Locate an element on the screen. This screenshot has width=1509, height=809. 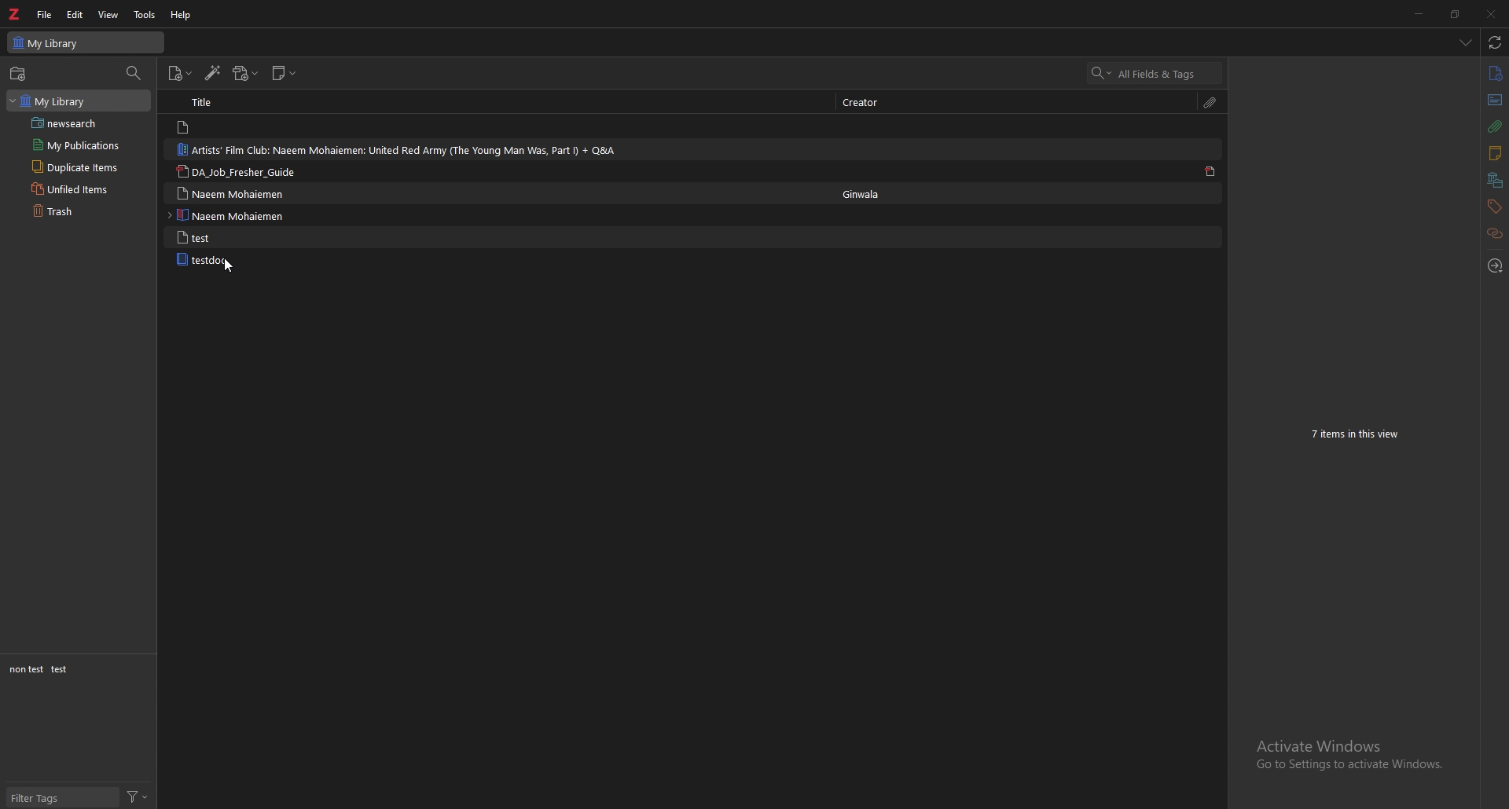
filter tags is located at coordinates (62, 797).